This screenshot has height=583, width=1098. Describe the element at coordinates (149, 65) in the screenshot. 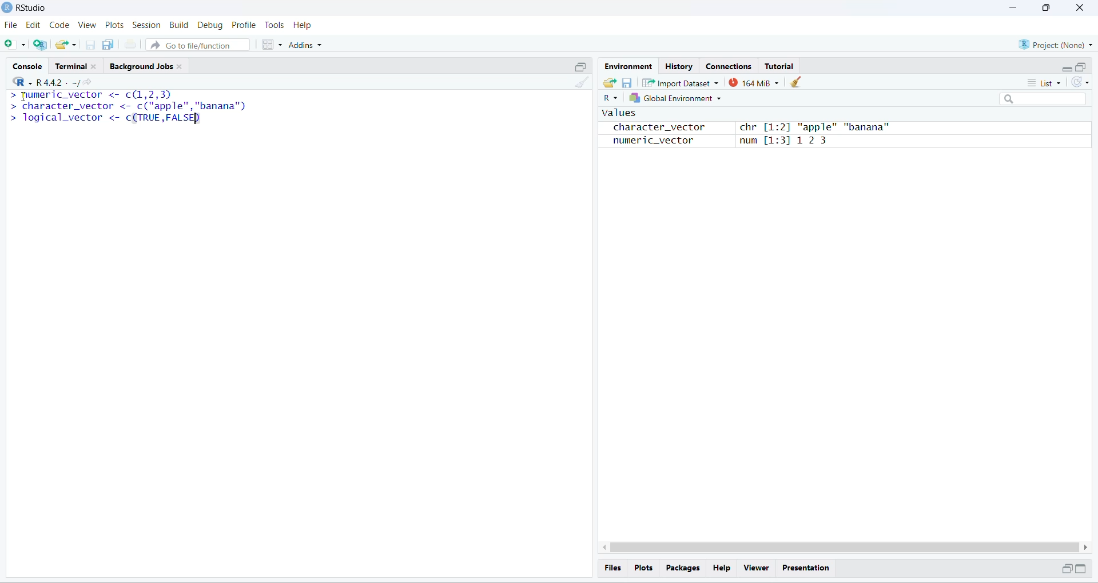

I see `Background Jobs` at that location.